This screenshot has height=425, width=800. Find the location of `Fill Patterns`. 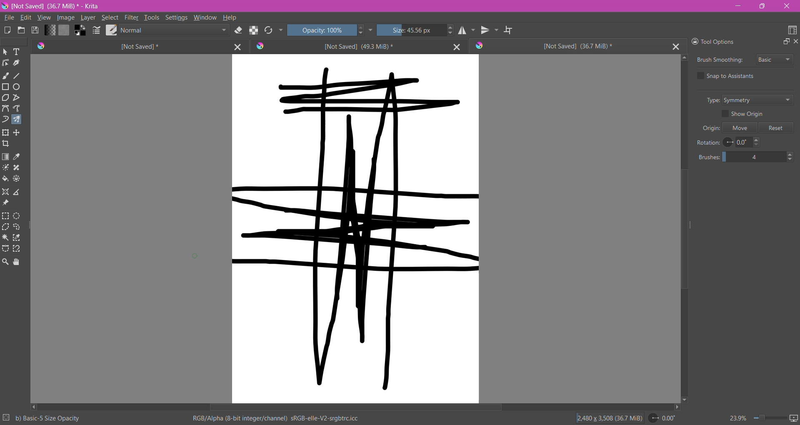

Fill Patterns is located at coordinates (65, 30).